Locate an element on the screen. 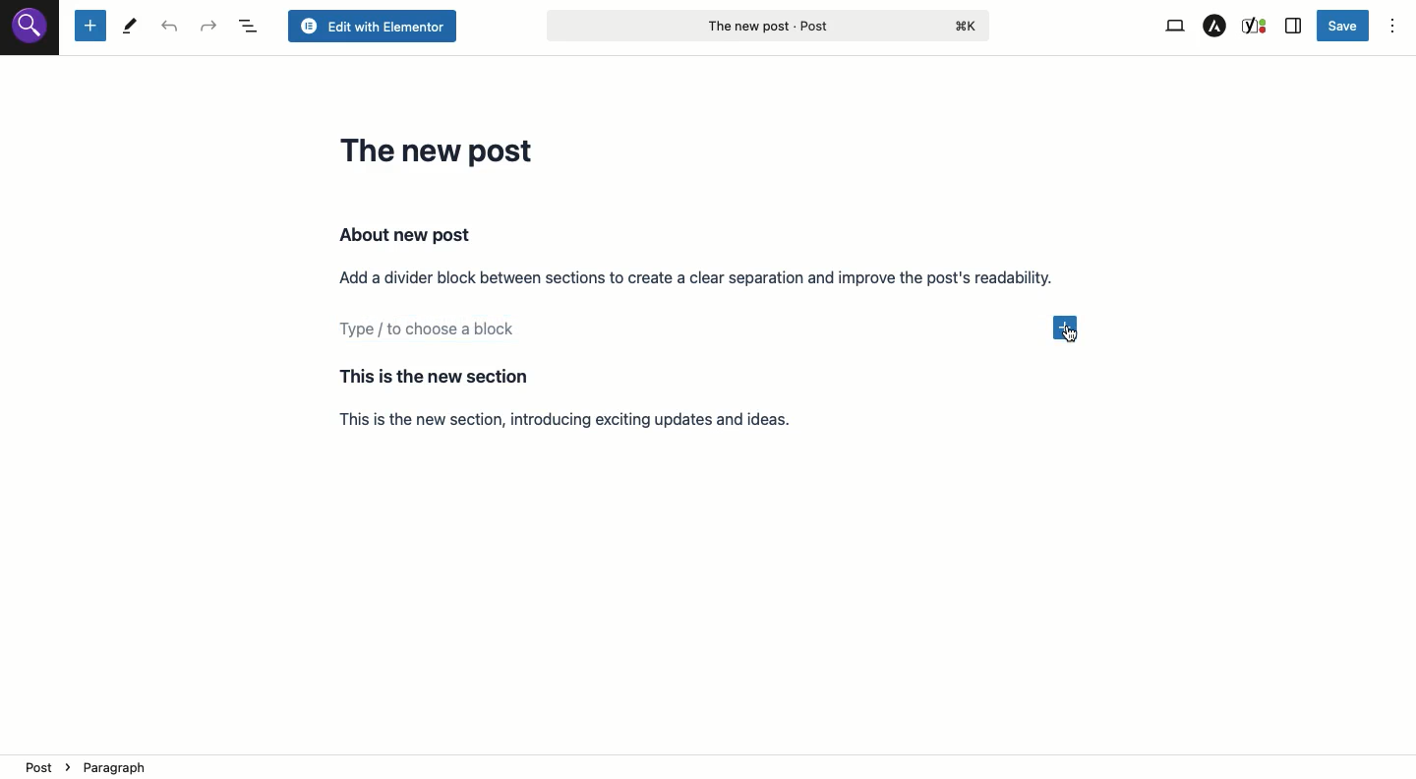 The image size is (1416, 779). Yoast is located at coordinates (1256, 25).